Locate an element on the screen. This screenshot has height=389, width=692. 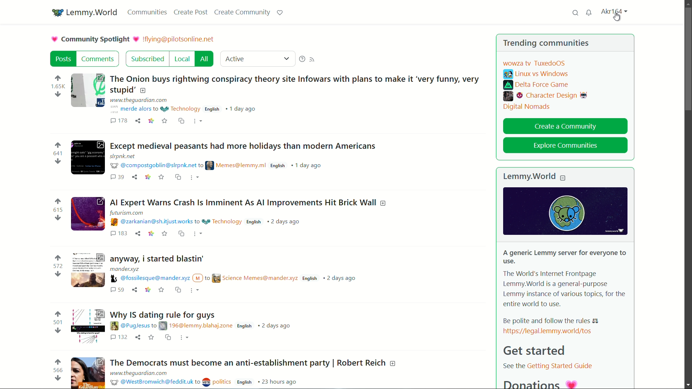
communities is located at coordinates (146, 12).